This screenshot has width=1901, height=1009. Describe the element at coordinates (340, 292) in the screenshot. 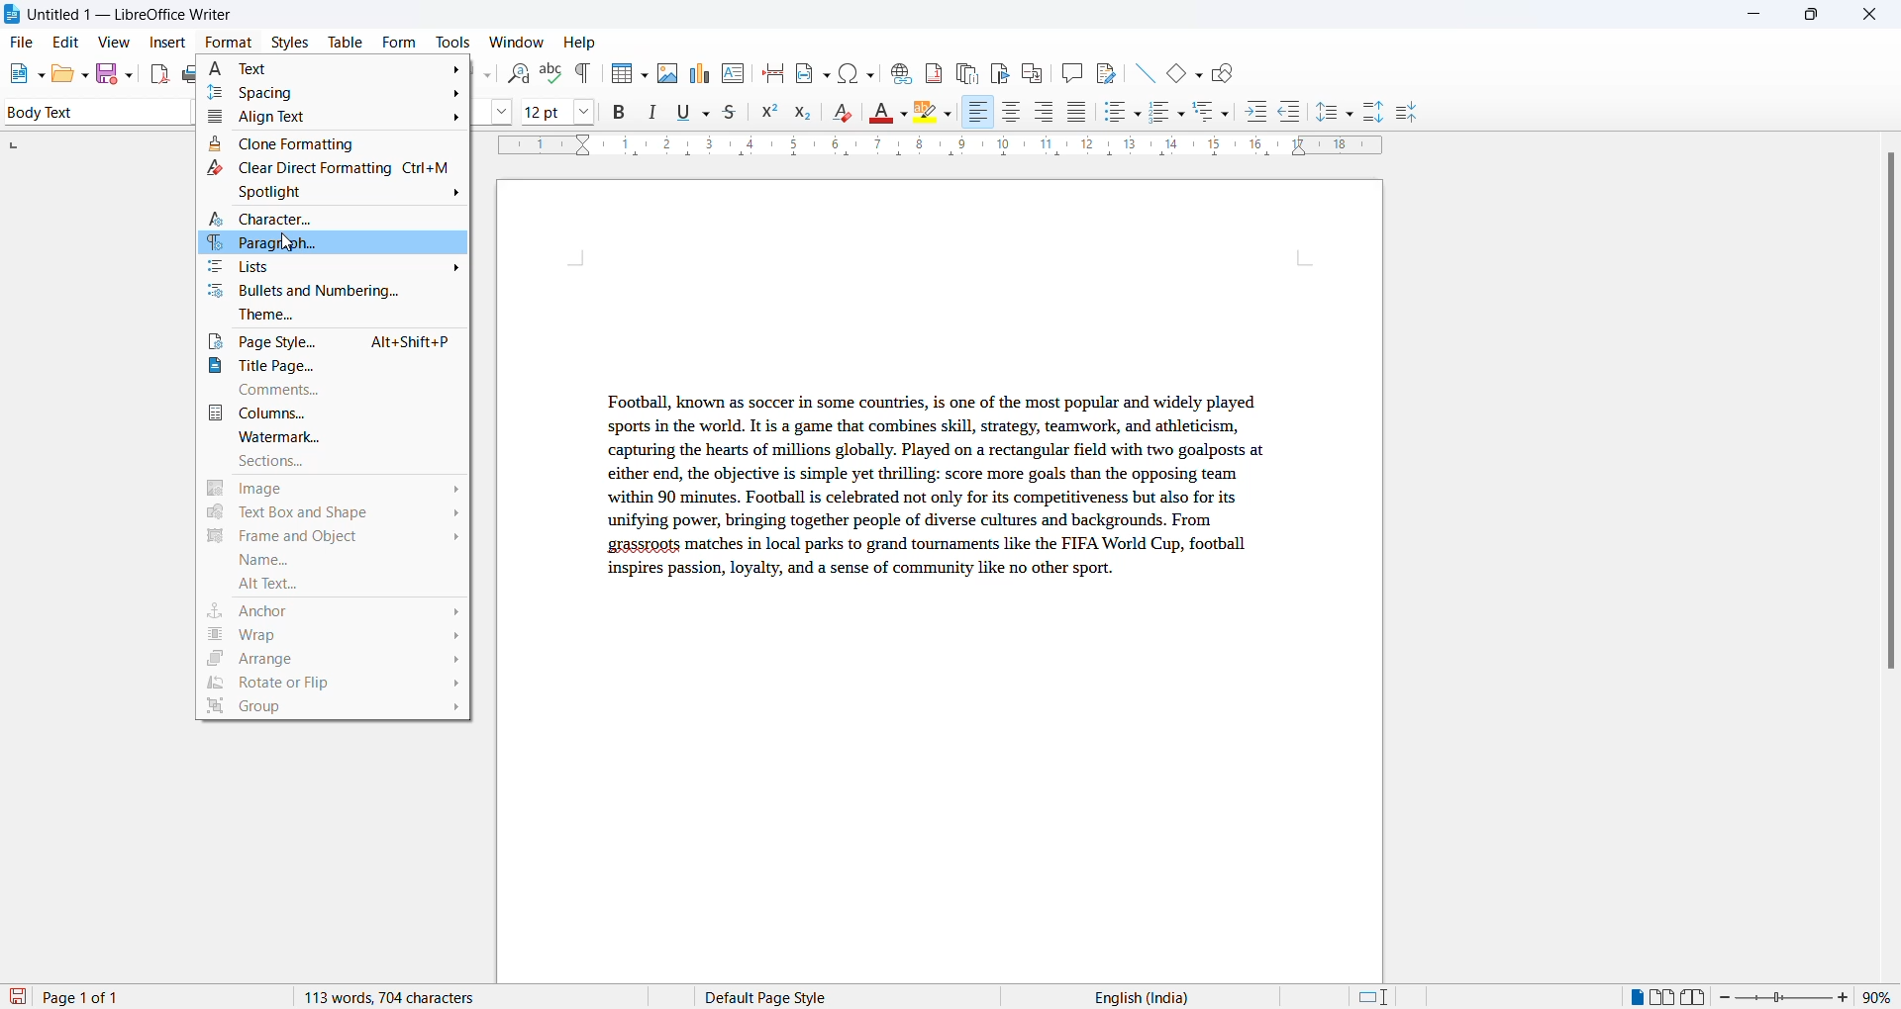

I see `bullets and numbering` at that location.